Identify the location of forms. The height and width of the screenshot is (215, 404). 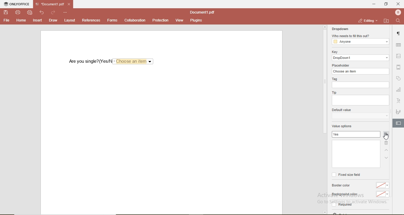
(112, 20).